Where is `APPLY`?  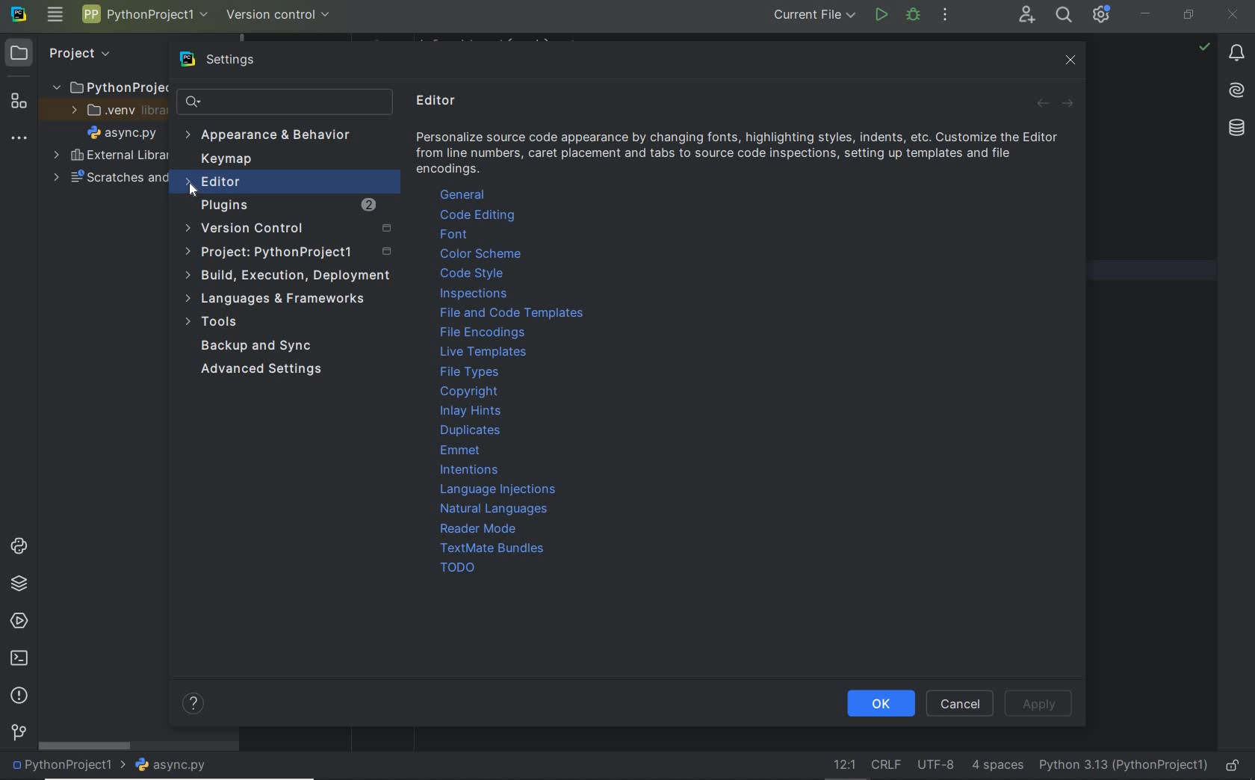 APPLY is located at coordinates (1041, 704).